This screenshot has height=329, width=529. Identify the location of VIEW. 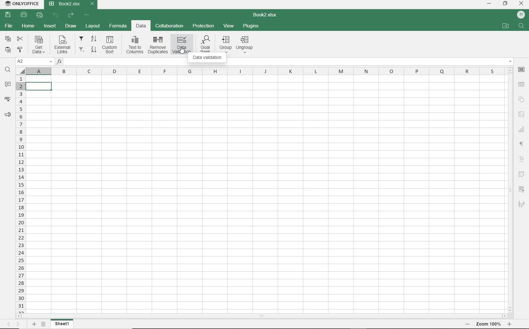
(229, 26).